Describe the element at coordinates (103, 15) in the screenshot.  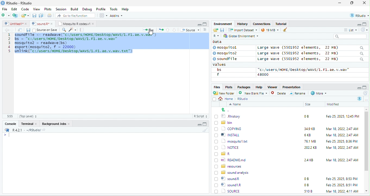
I see `view` at that location.